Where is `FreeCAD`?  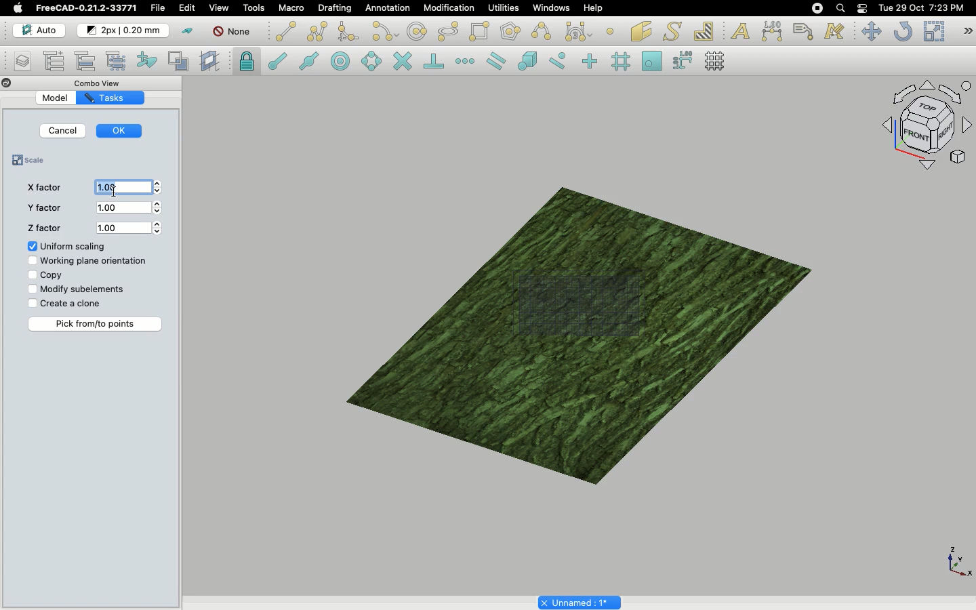 FreeCAD is located at coordinates (85, 8).